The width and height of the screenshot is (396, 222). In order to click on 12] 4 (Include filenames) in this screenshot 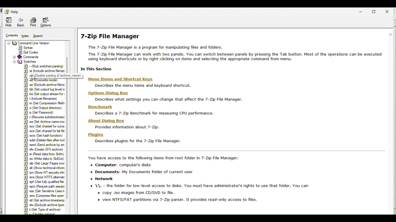, I will do `click(42, 98)`.